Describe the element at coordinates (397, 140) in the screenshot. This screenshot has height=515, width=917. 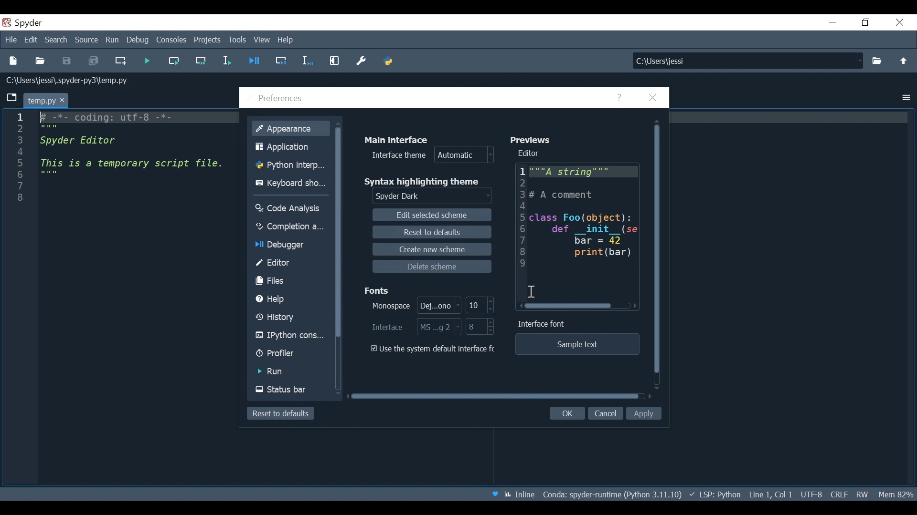
I see `Main interface` at that location.